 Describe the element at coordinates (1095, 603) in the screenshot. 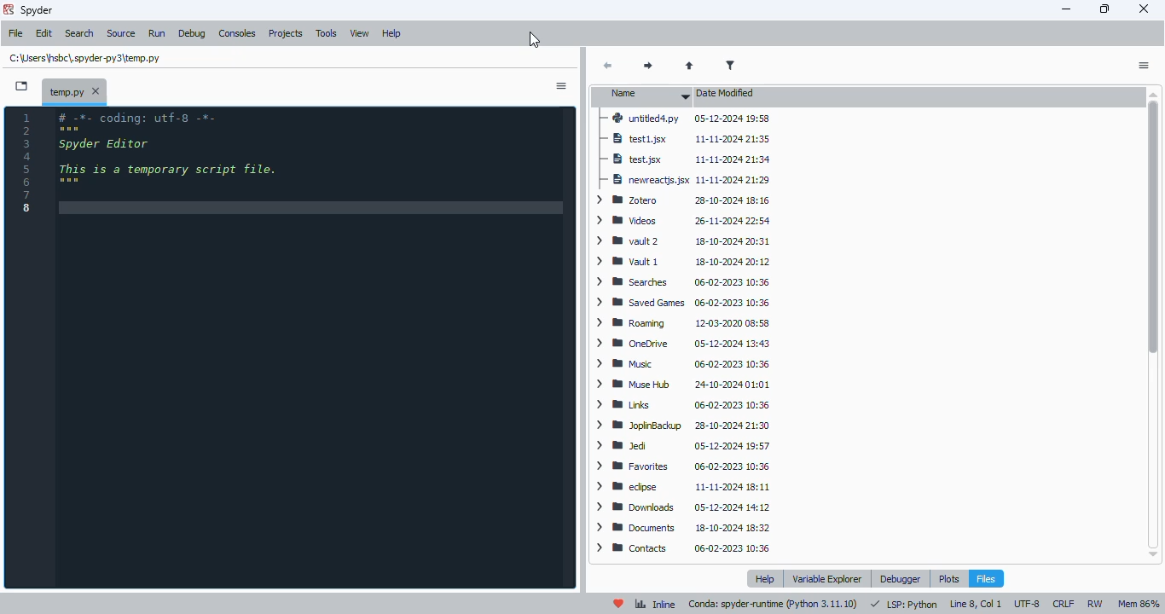

I see `RW` at that location.